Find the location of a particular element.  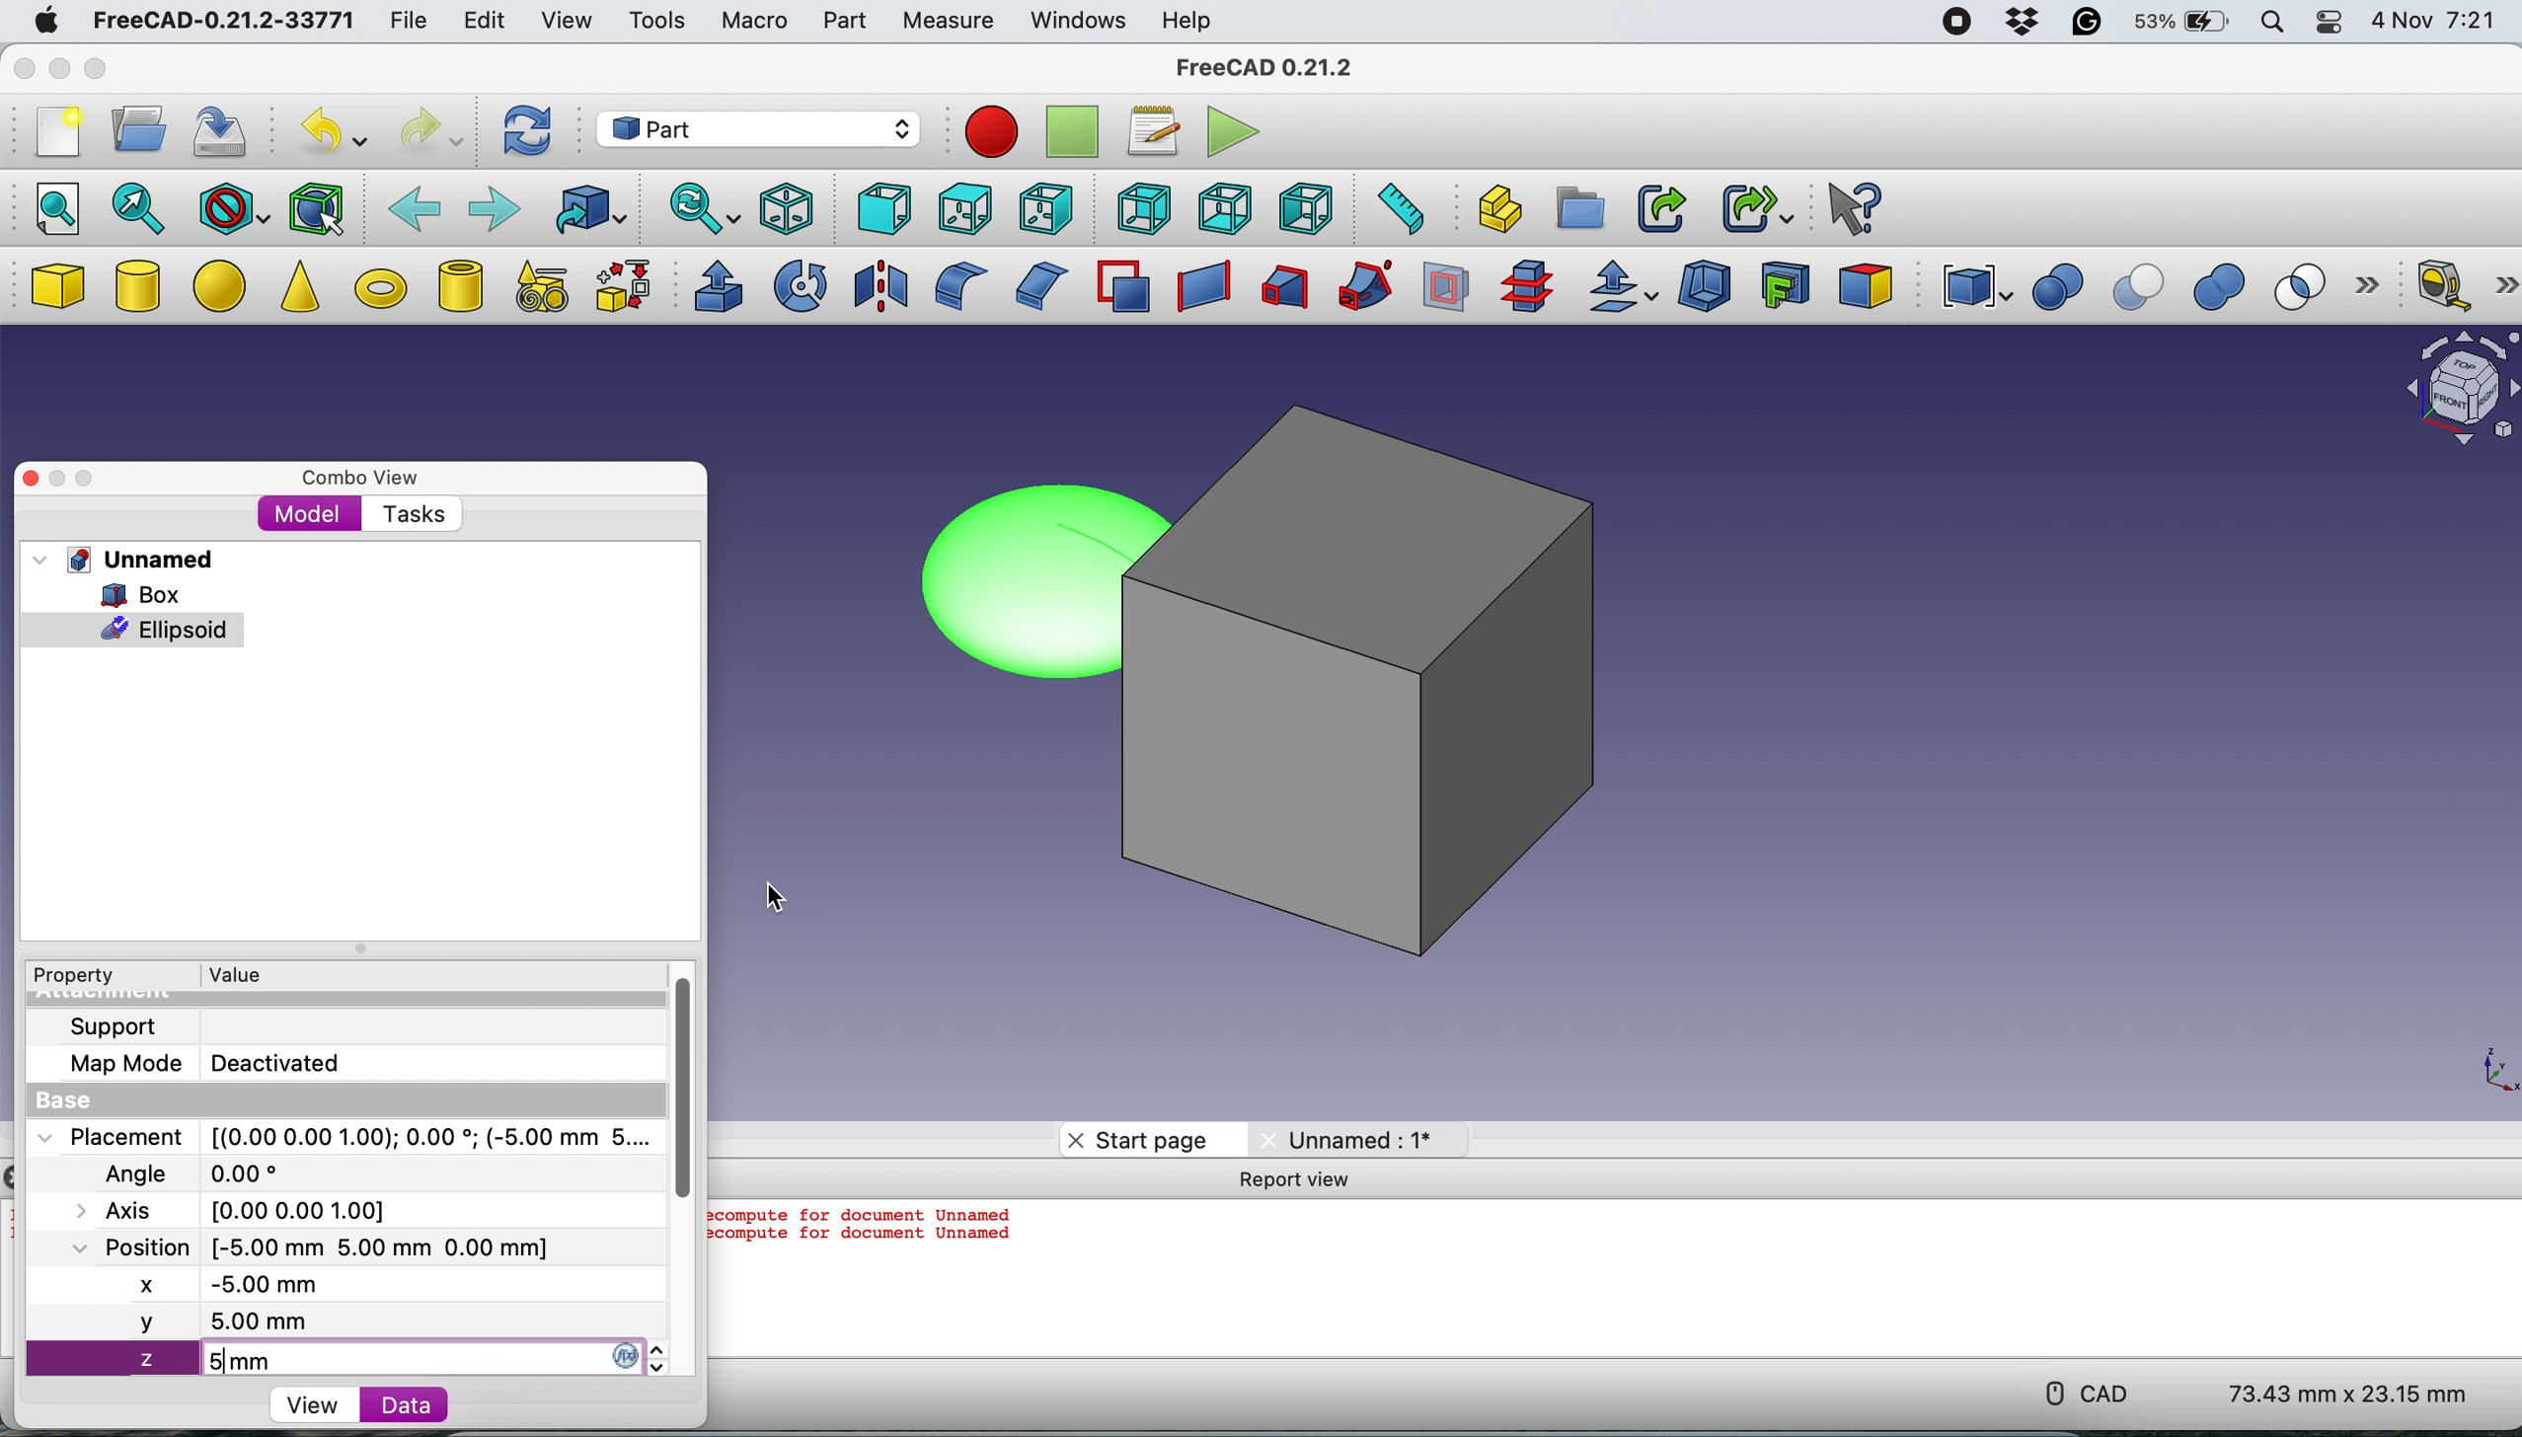

cylinder is located at coordinates (139, 289).